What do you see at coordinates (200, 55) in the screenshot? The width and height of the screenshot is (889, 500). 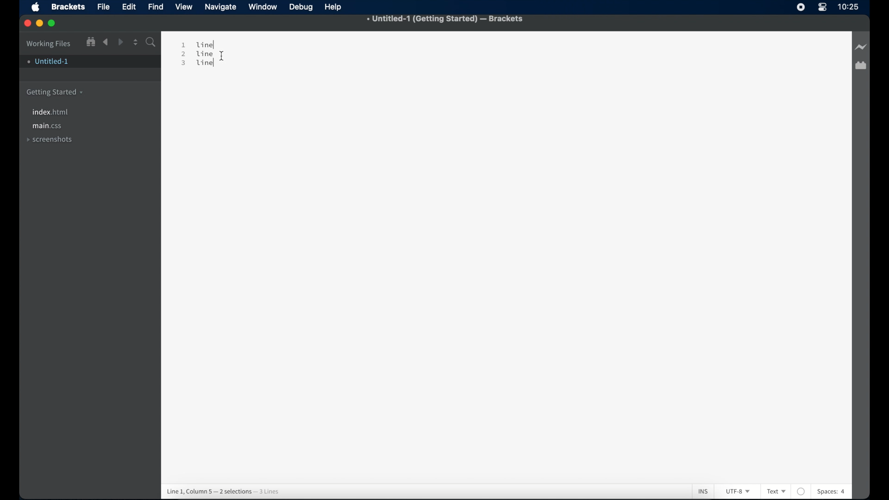 I see `2 line` at bounding box center [200, 55].